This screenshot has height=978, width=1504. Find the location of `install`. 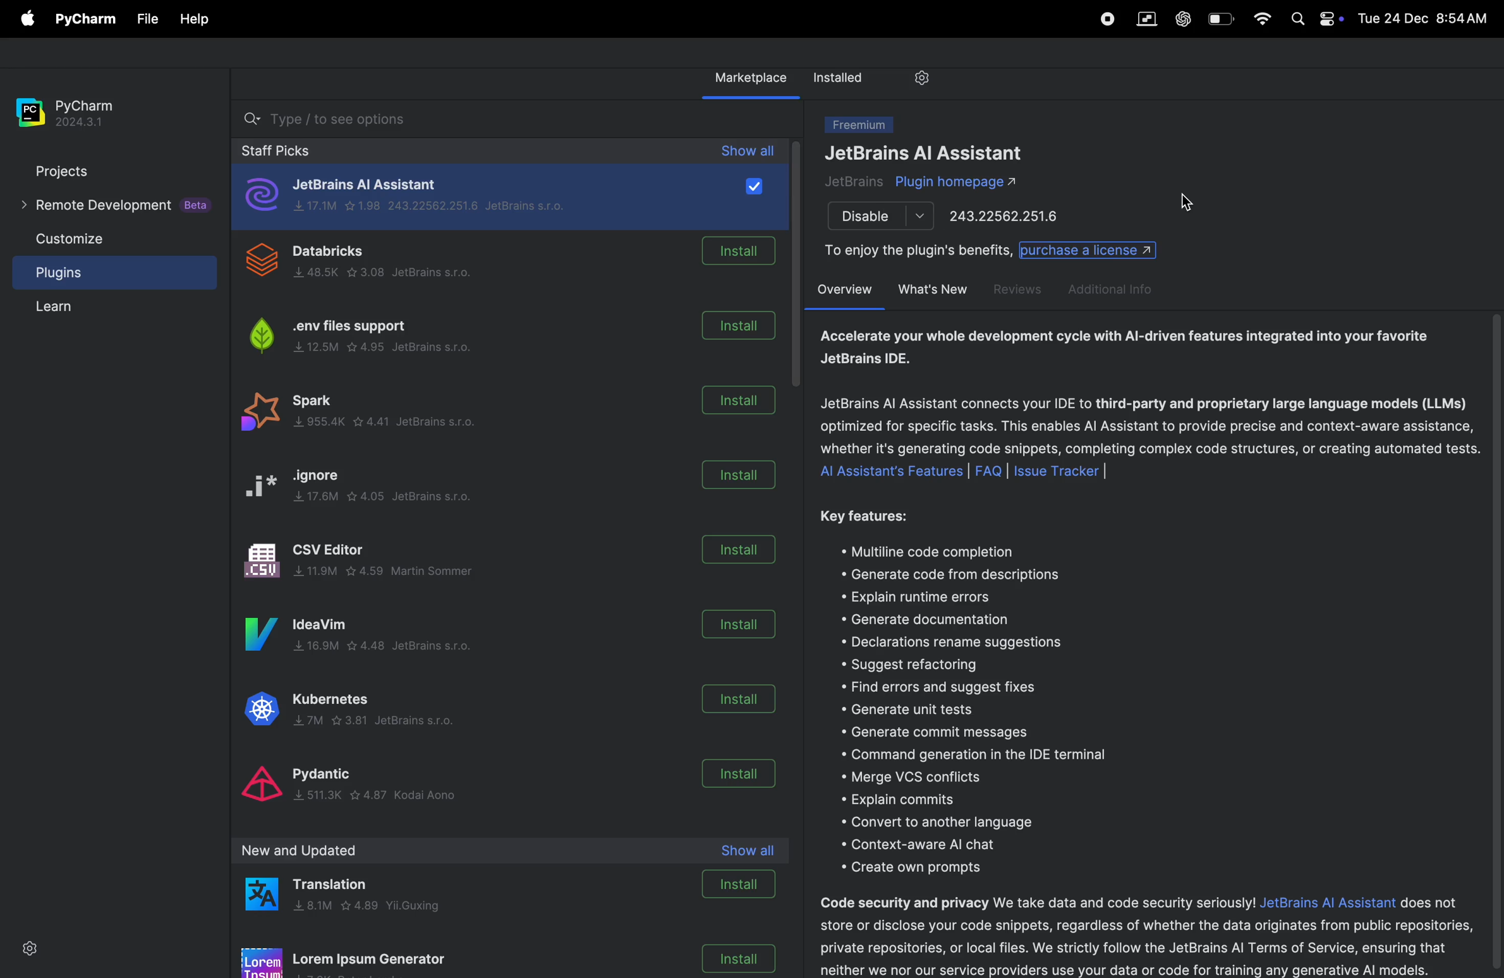

install is located at coordinates (740, 964).